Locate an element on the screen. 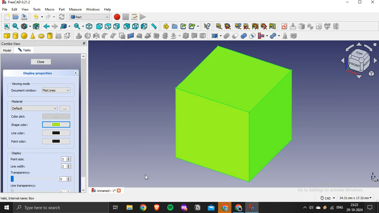  spotify is located at coordinates (171, 208).